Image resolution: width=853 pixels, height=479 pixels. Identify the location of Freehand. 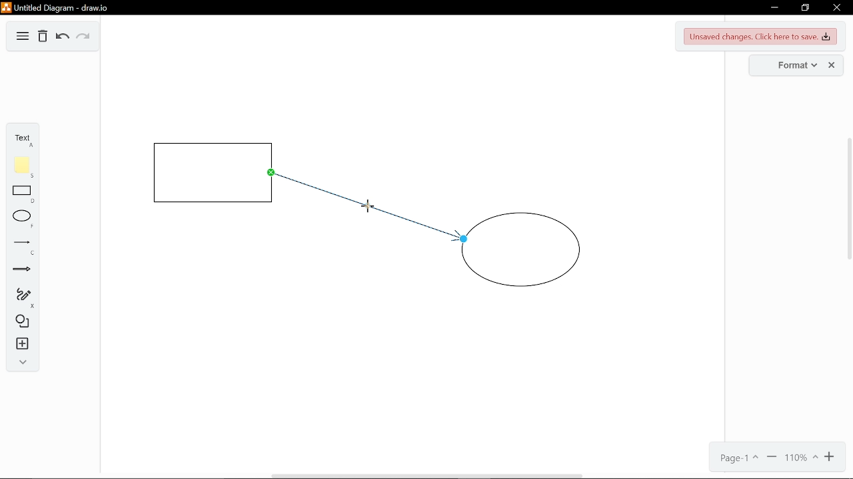
(20, 297).